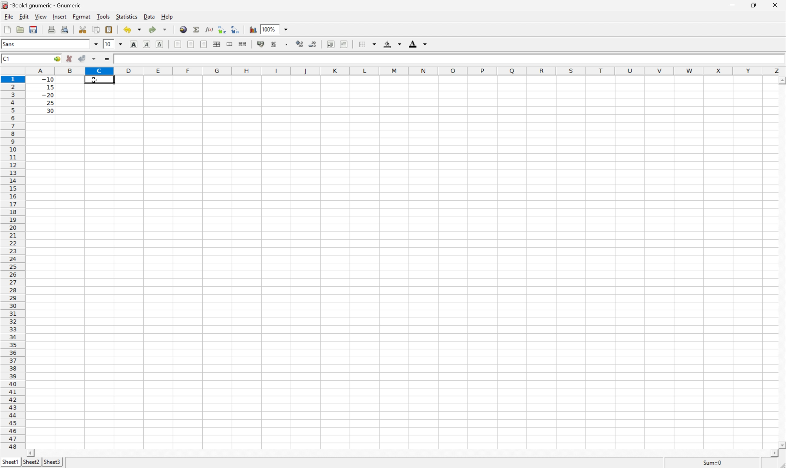 The image size is (786, 468). What do you see at coordinates (33, 29) in the screenshot?
I see `Open mobile file` at bounding box center [33, 29].